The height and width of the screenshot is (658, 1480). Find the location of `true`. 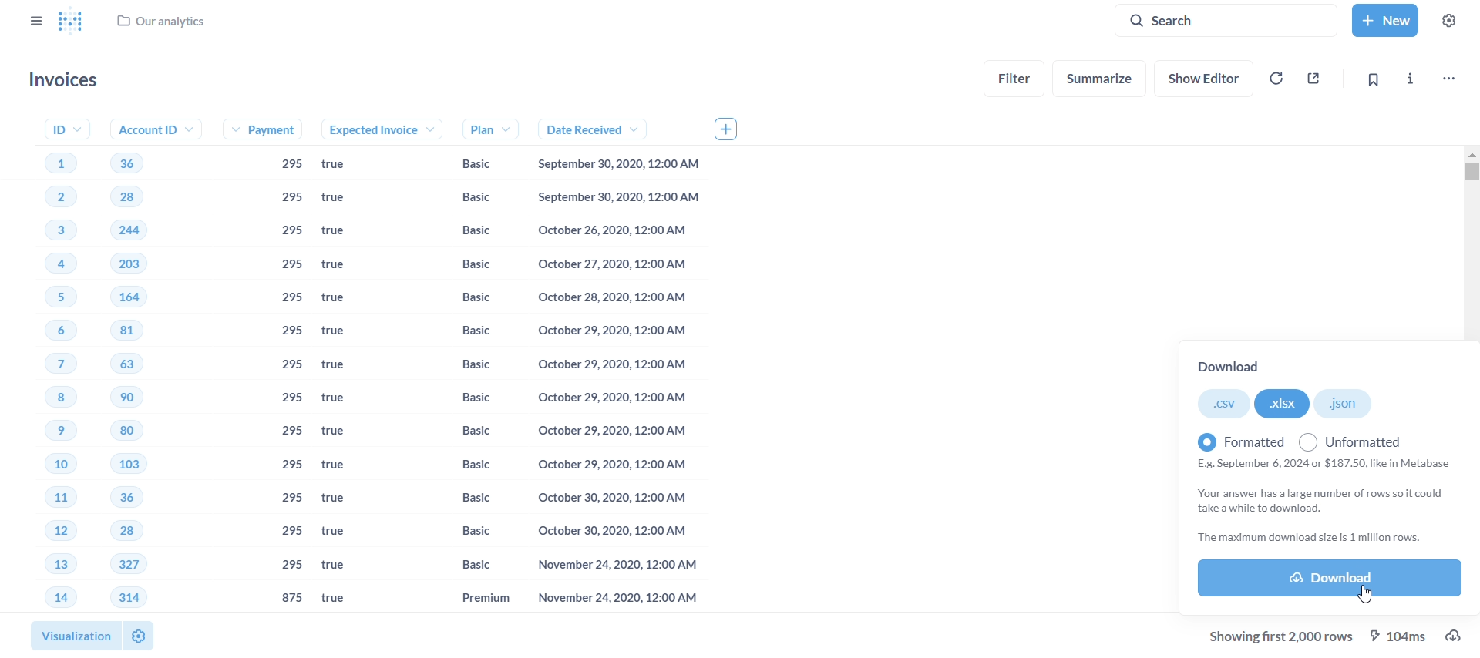

true is located at coordinates (348, 165).